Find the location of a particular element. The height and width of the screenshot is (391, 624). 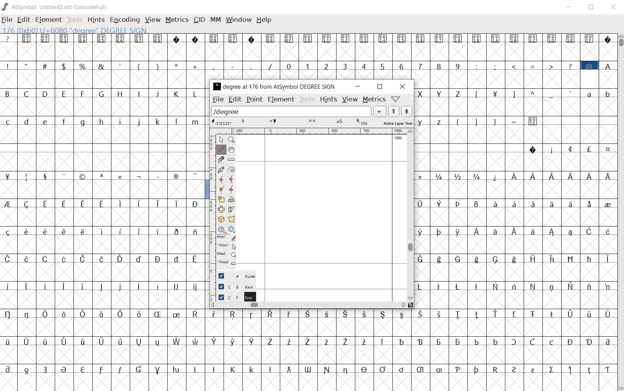

show the next word on the list is located at coordinates (394, 111).